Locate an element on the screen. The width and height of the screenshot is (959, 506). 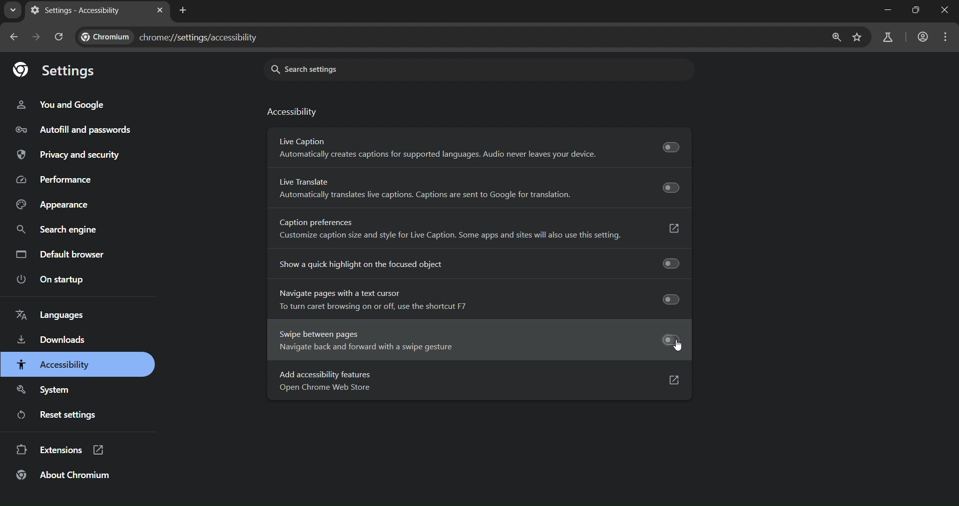
system is located at coordinates (46, 388).